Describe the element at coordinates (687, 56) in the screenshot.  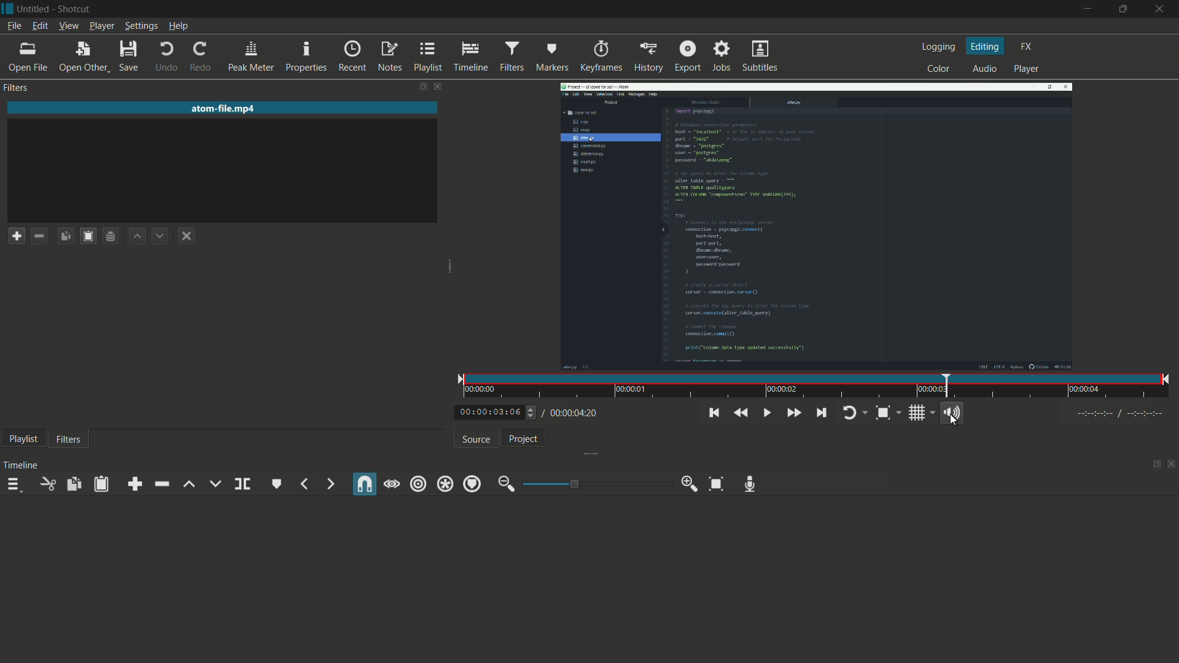
I see `export` at that location.